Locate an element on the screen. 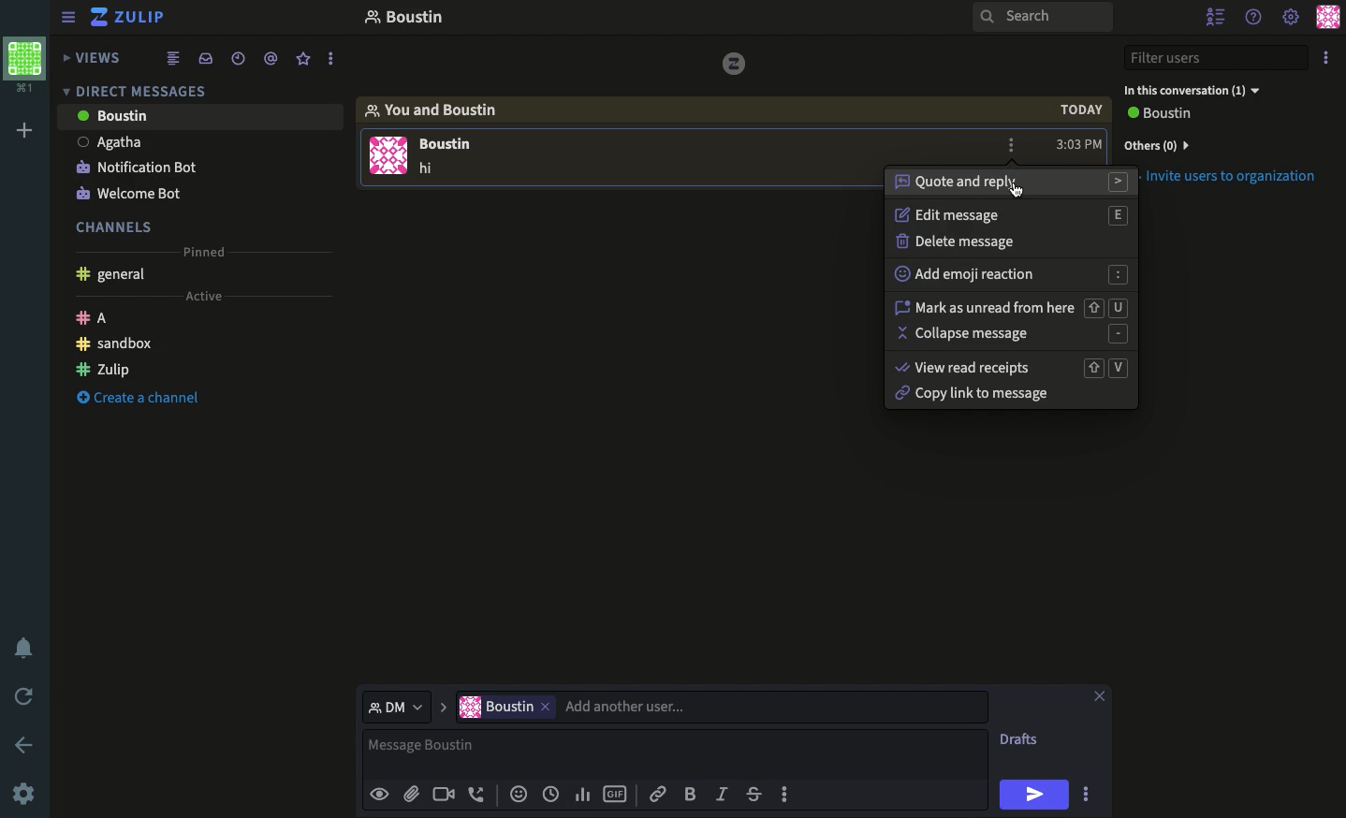 The width and height of the screenshot is (1346, 818). Zulip is located at coordinates (105, 368).